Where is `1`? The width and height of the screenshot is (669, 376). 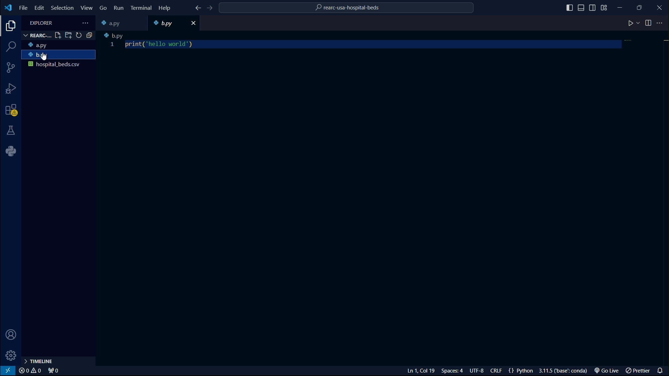 1 is located at coordinates (112, 45).